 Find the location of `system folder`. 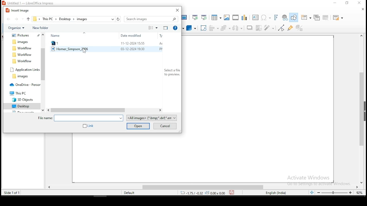

system folder is located at coordinates (25, 35).